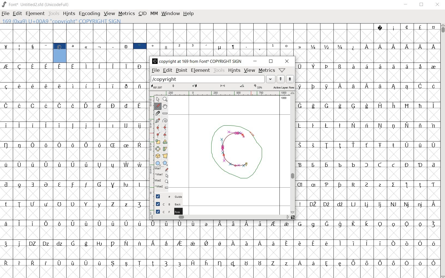  I want to click on restore, so click(271, 61).